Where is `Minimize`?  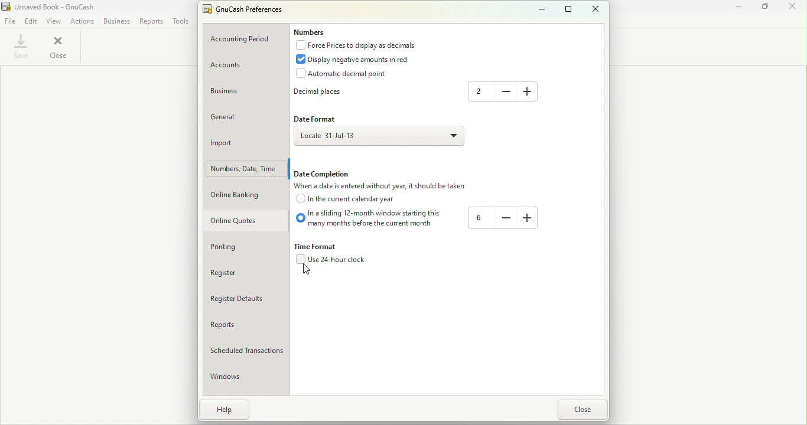 Minimize is located at coordinates (733, 8).